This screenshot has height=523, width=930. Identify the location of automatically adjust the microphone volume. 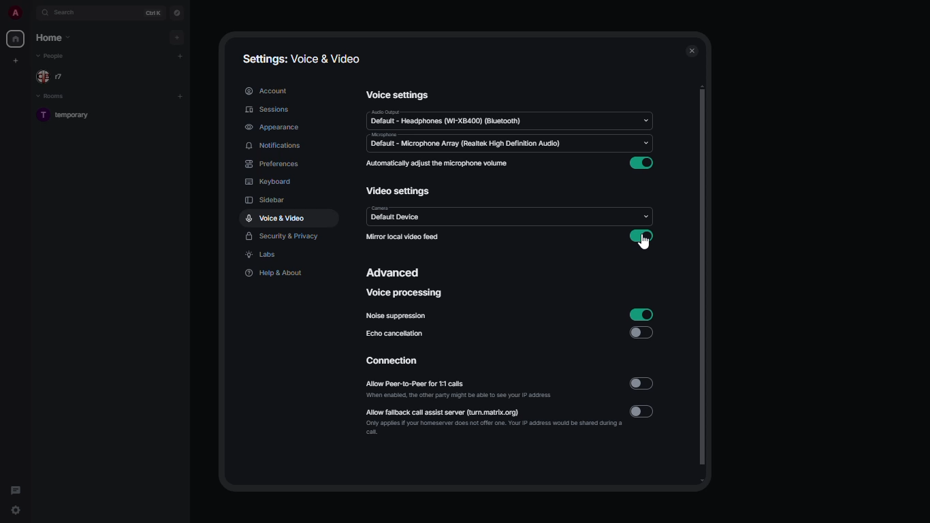
(438, 163).